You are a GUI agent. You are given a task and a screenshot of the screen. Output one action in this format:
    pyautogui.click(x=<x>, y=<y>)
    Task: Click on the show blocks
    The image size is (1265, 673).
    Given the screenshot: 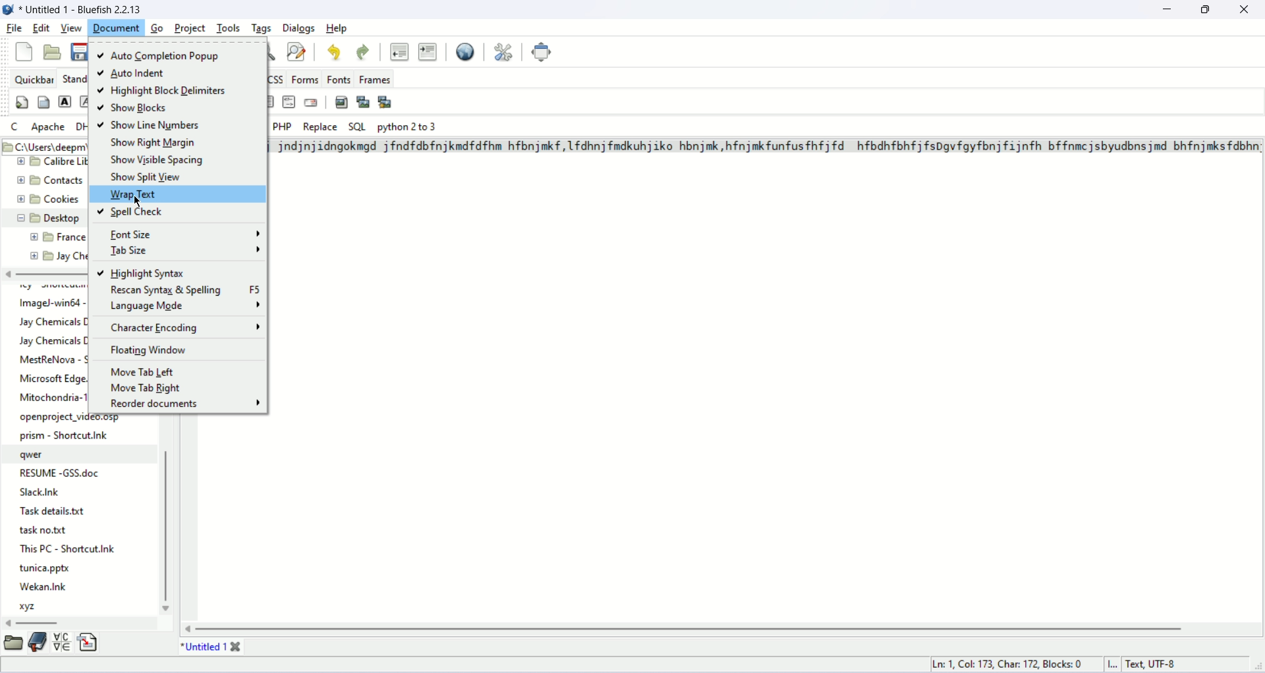 What is the action you would take?
    pyautogui.click(x=138, y=109)
    